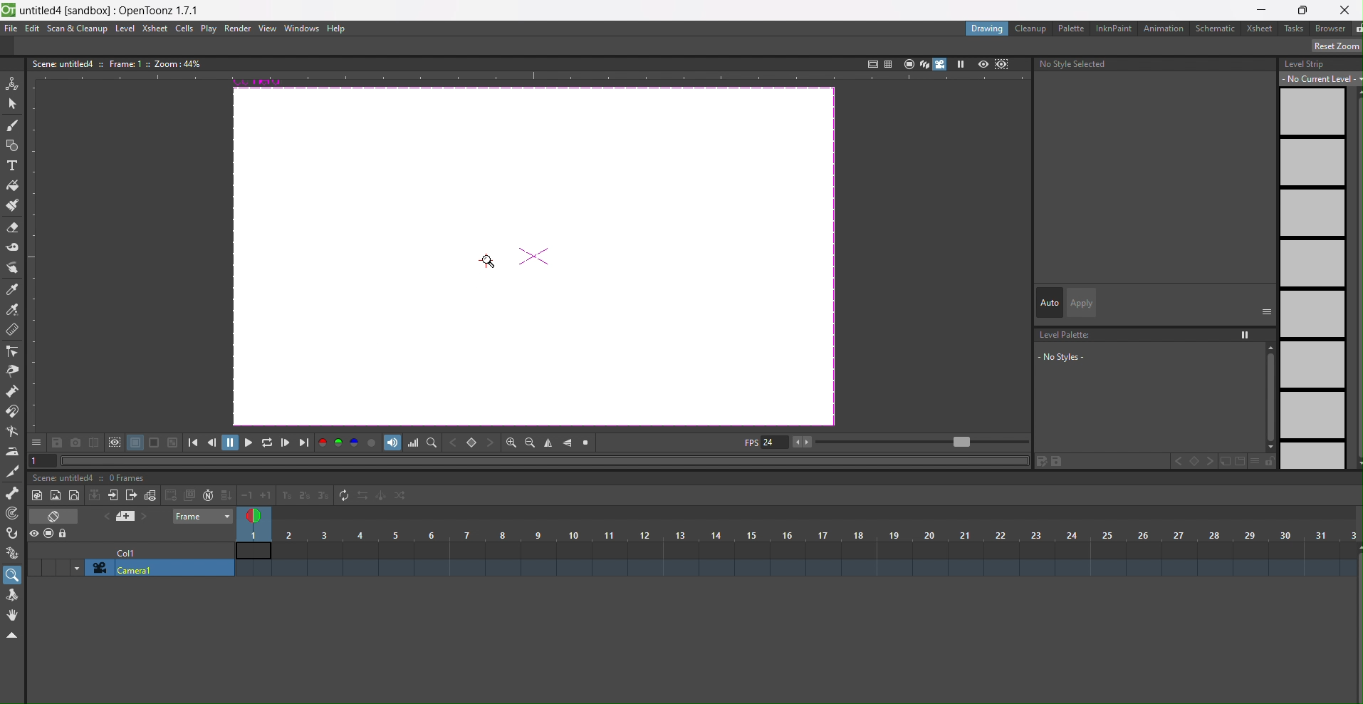 The width and height of the screenshot is (1363, 704). What do you see at coordinates (179, 495) in the screenshot?
I see `icon` at bounding box center [179, 495].